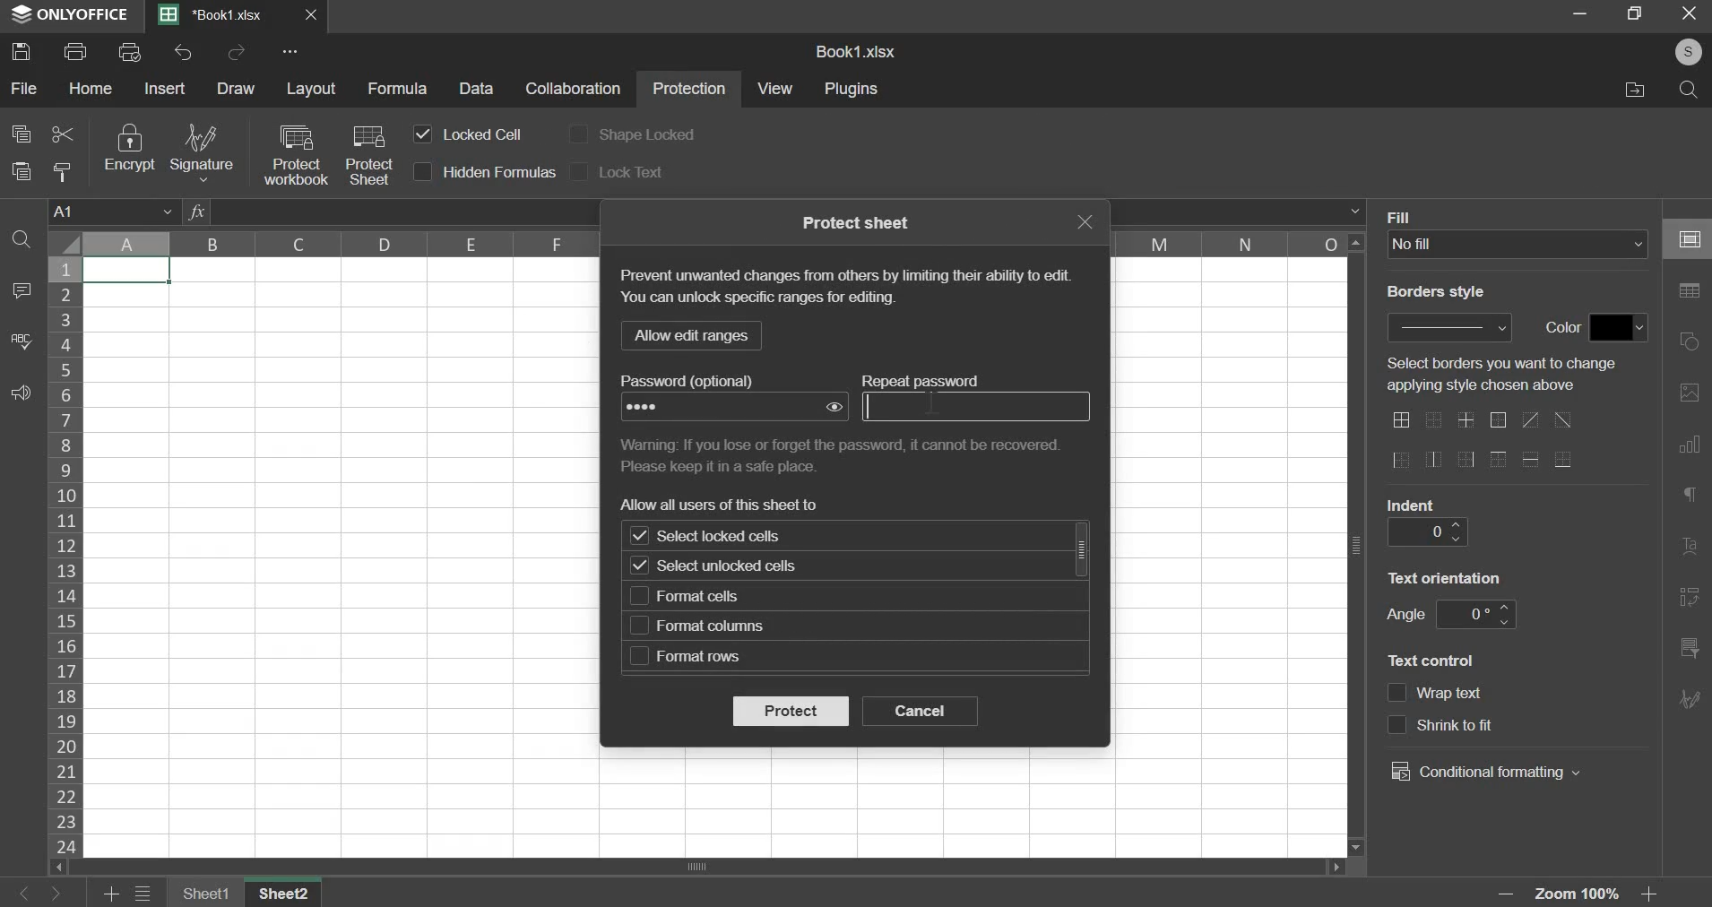 This screenshot has width=1712, height=907. Describe the element at coordinates (859, 53) in the screenshot. I see `Book1.xlsx` at that location.